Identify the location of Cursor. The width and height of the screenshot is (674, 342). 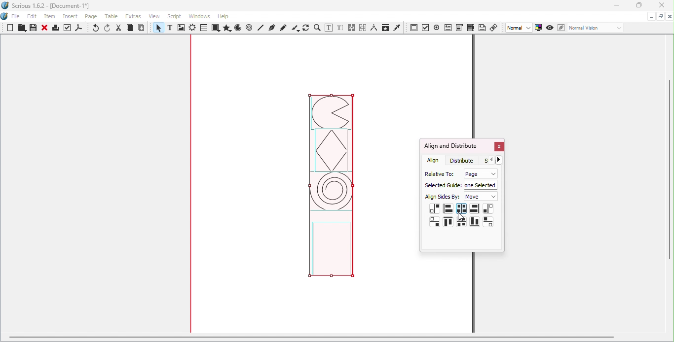
(461, 216).